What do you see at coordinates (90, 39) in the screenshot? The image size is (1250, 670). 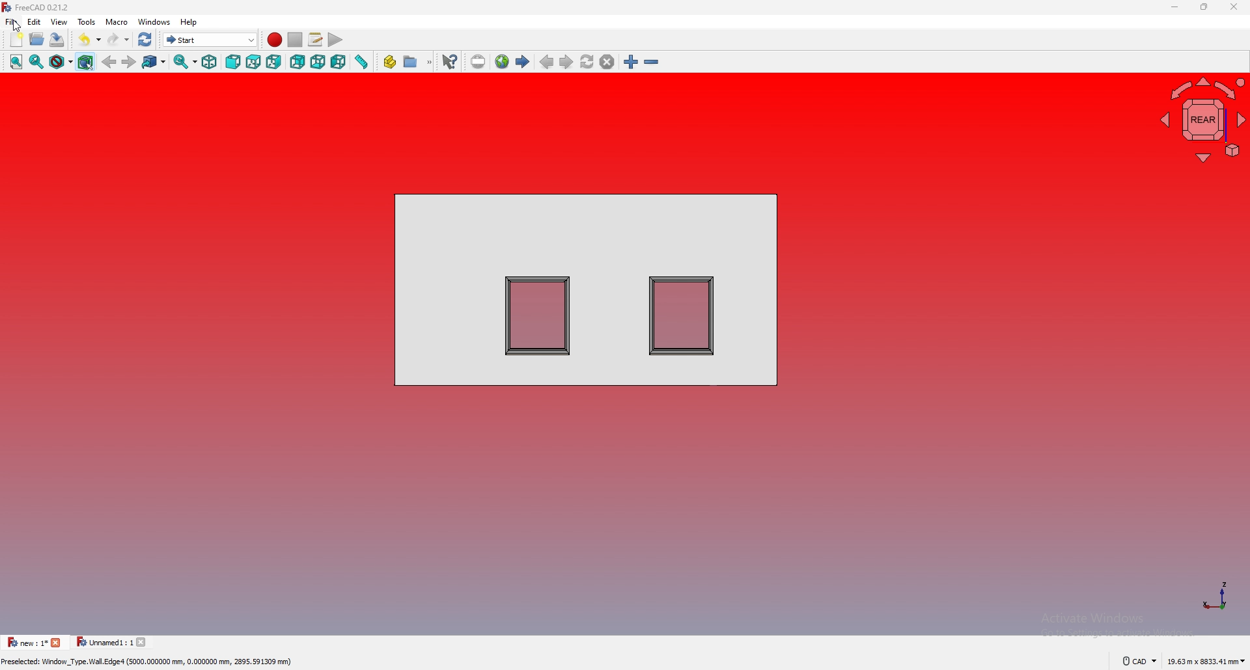 I see `undo` at bounding box center [90, 39].